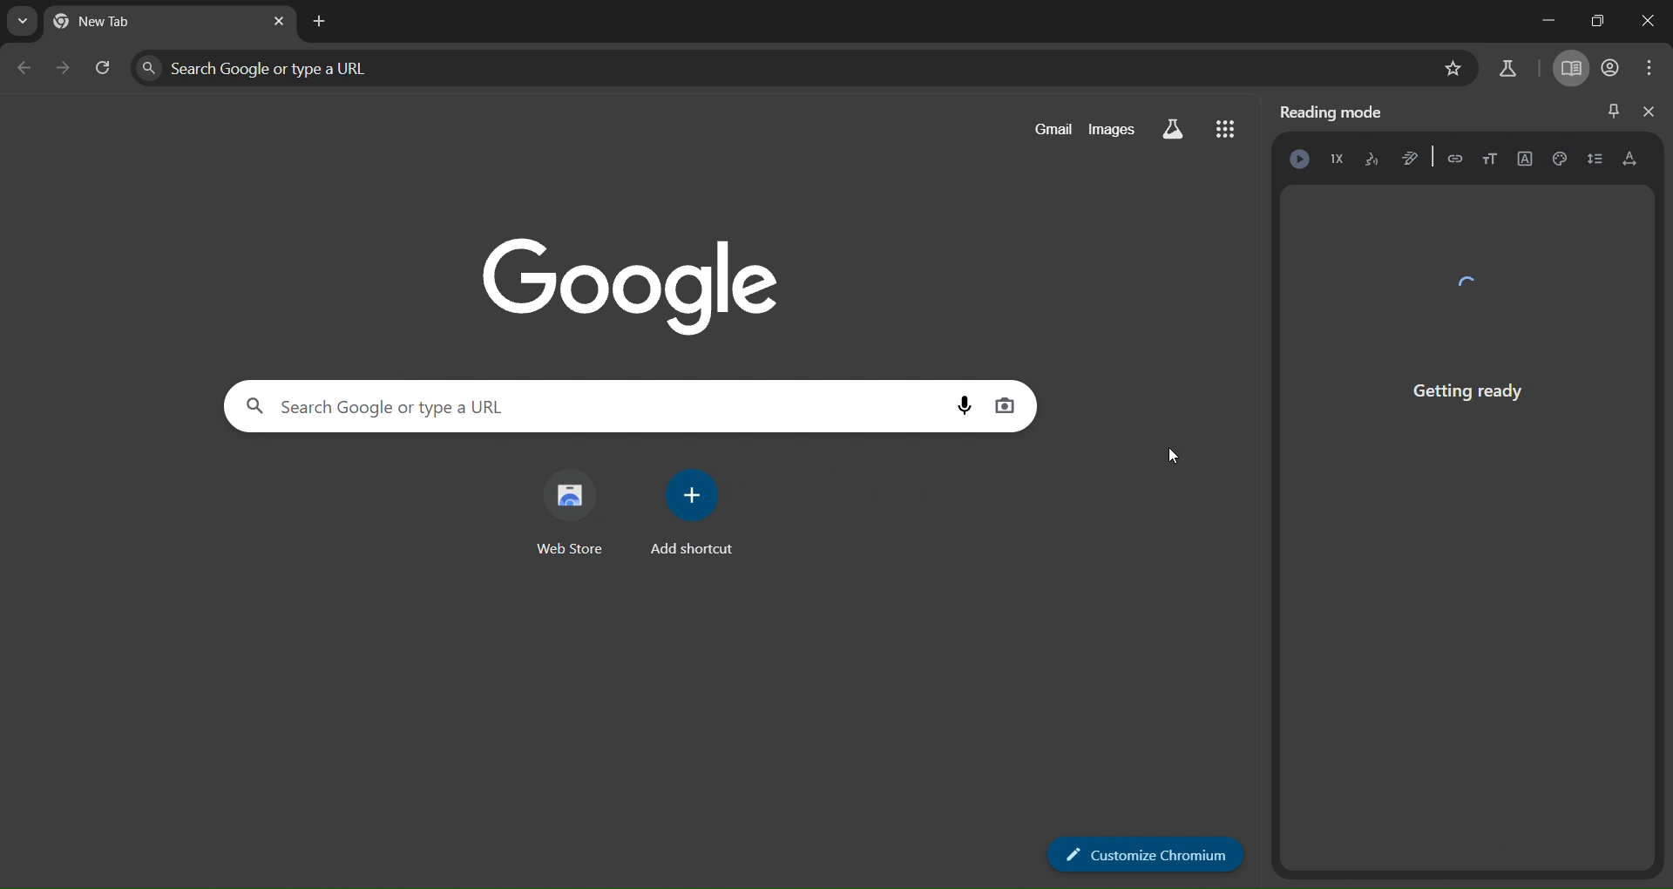 The height and width of the screenshot is (889, 1673). What do you see at coordinates (326, 64) in the screenshot?
I see `search panel` at bounding box center [326, 64].